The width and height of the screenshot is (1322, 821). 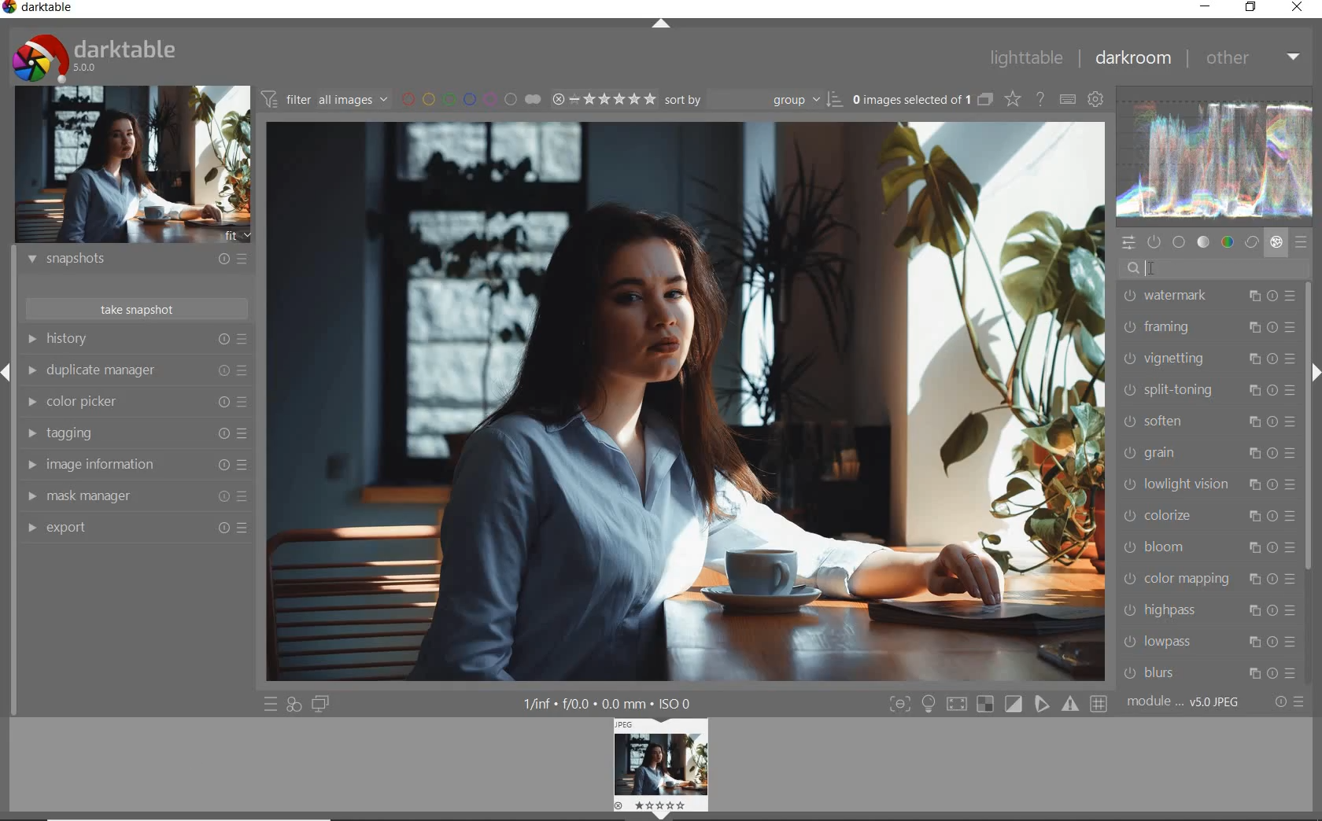 What do you see at coordinates (133, 167) in the screenshot?
I see `image preview` at bounding box center [133, 167].